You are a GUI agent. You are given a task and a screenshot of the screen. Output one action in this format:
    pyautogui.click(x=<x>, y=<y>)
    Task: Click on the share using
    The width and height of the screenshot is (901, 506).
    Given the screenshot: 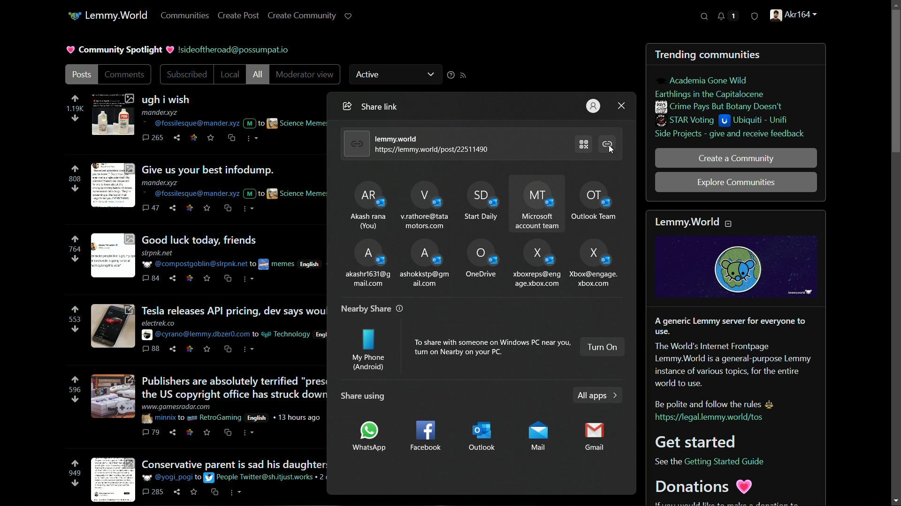 What is the action you would take?
    pyautogui.click(x=361, y=396)
    